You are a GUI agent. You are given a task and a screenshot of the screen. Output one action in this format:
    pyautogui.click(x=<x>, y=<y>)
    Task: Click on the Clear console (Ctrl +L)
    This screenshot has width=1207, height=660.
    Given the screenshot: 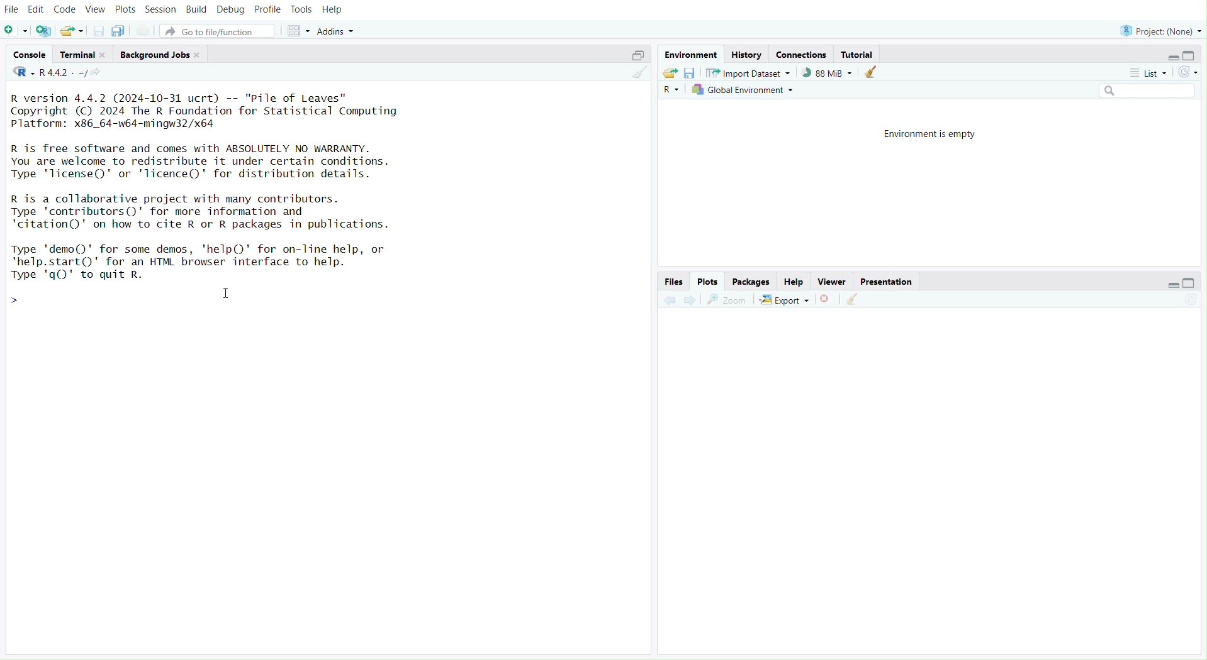 What is the action you would take?
    pyautogui.click(x=857, y=298)
    